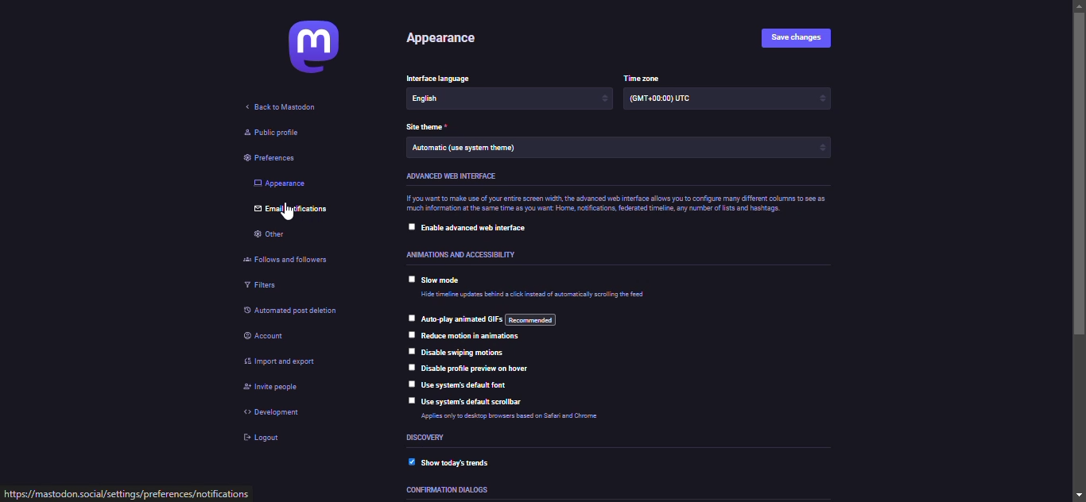 The width and height of the screenshot is (1086, 502). Describe the element at coordinates (486, 368) in the screenshot. I see `disable profile preview on hover` at that location.